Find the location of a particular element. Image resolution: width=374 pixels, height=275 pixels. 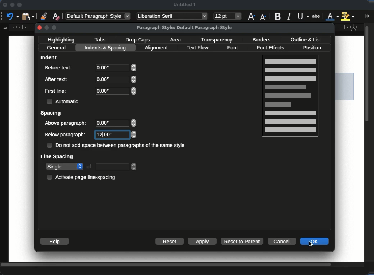

font effects is located at coordinates (273, 48).